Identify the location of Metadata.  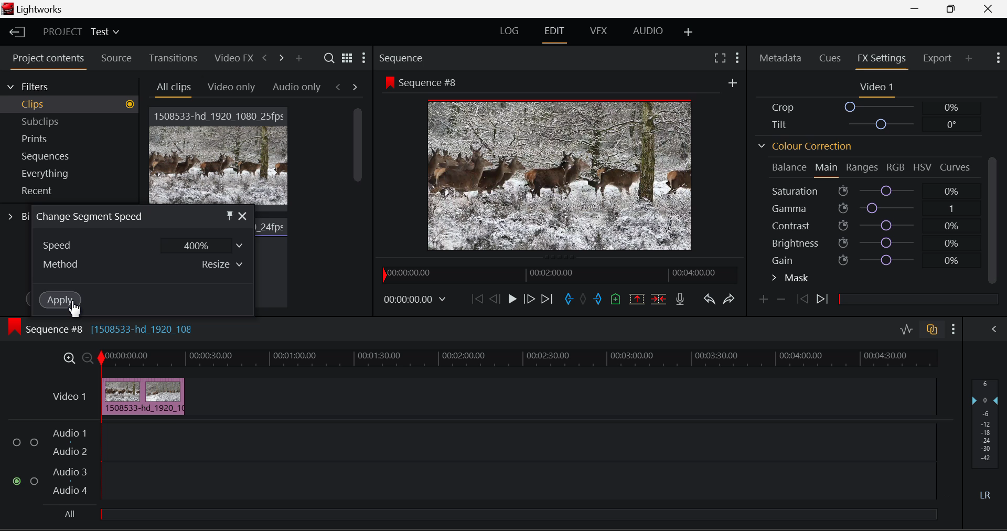
(779, 58).